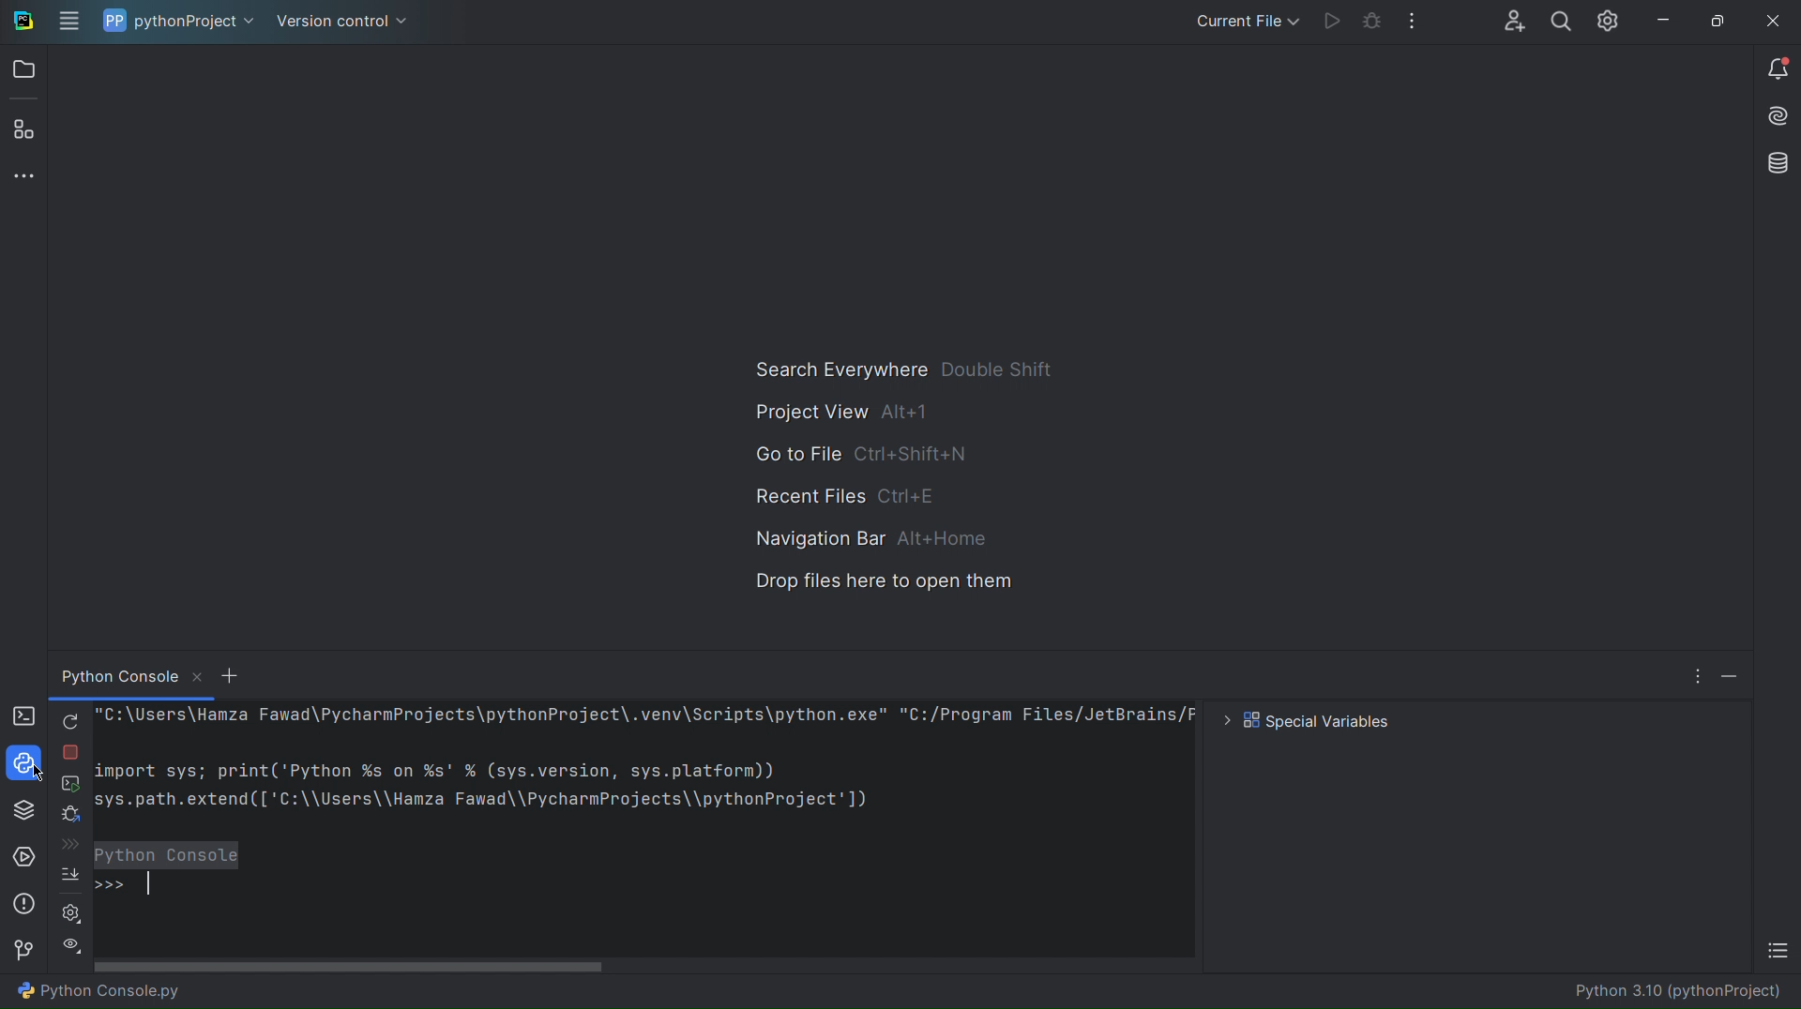  What do you see at coordinates (902, 370) in the screenshot?
I see `Search Everywhere` at bounding box center [902, 370].